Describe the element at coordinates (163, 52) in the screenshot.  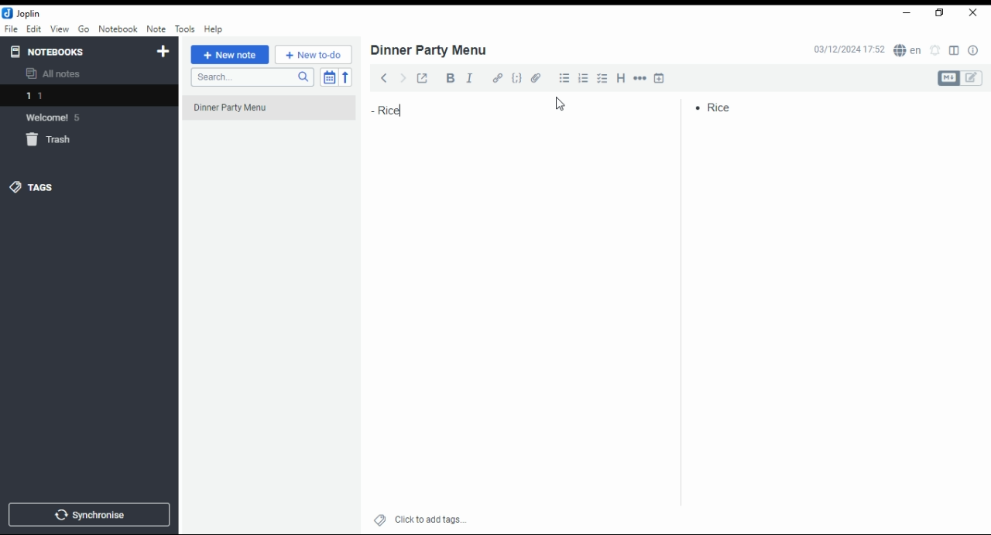
I see `new notebook` at that location.